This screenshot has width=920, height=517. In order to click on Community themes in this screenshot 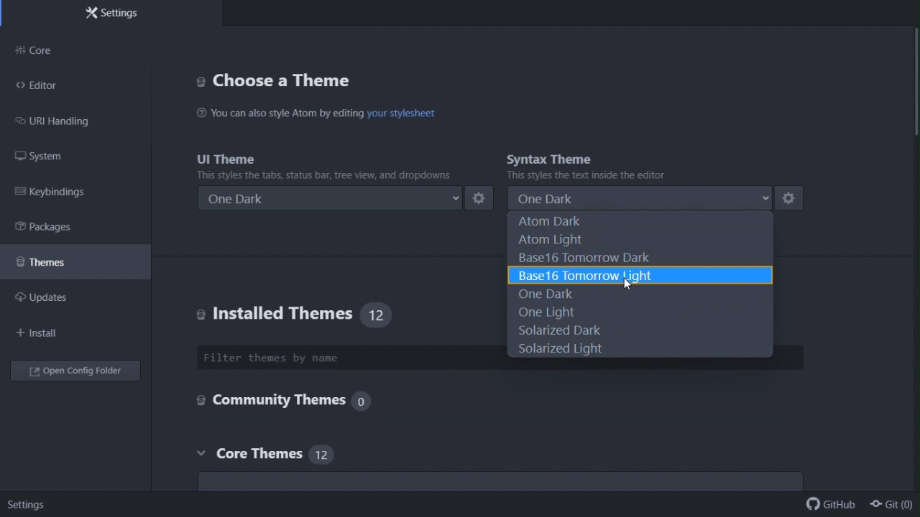, I will do `click(281, 399)`.